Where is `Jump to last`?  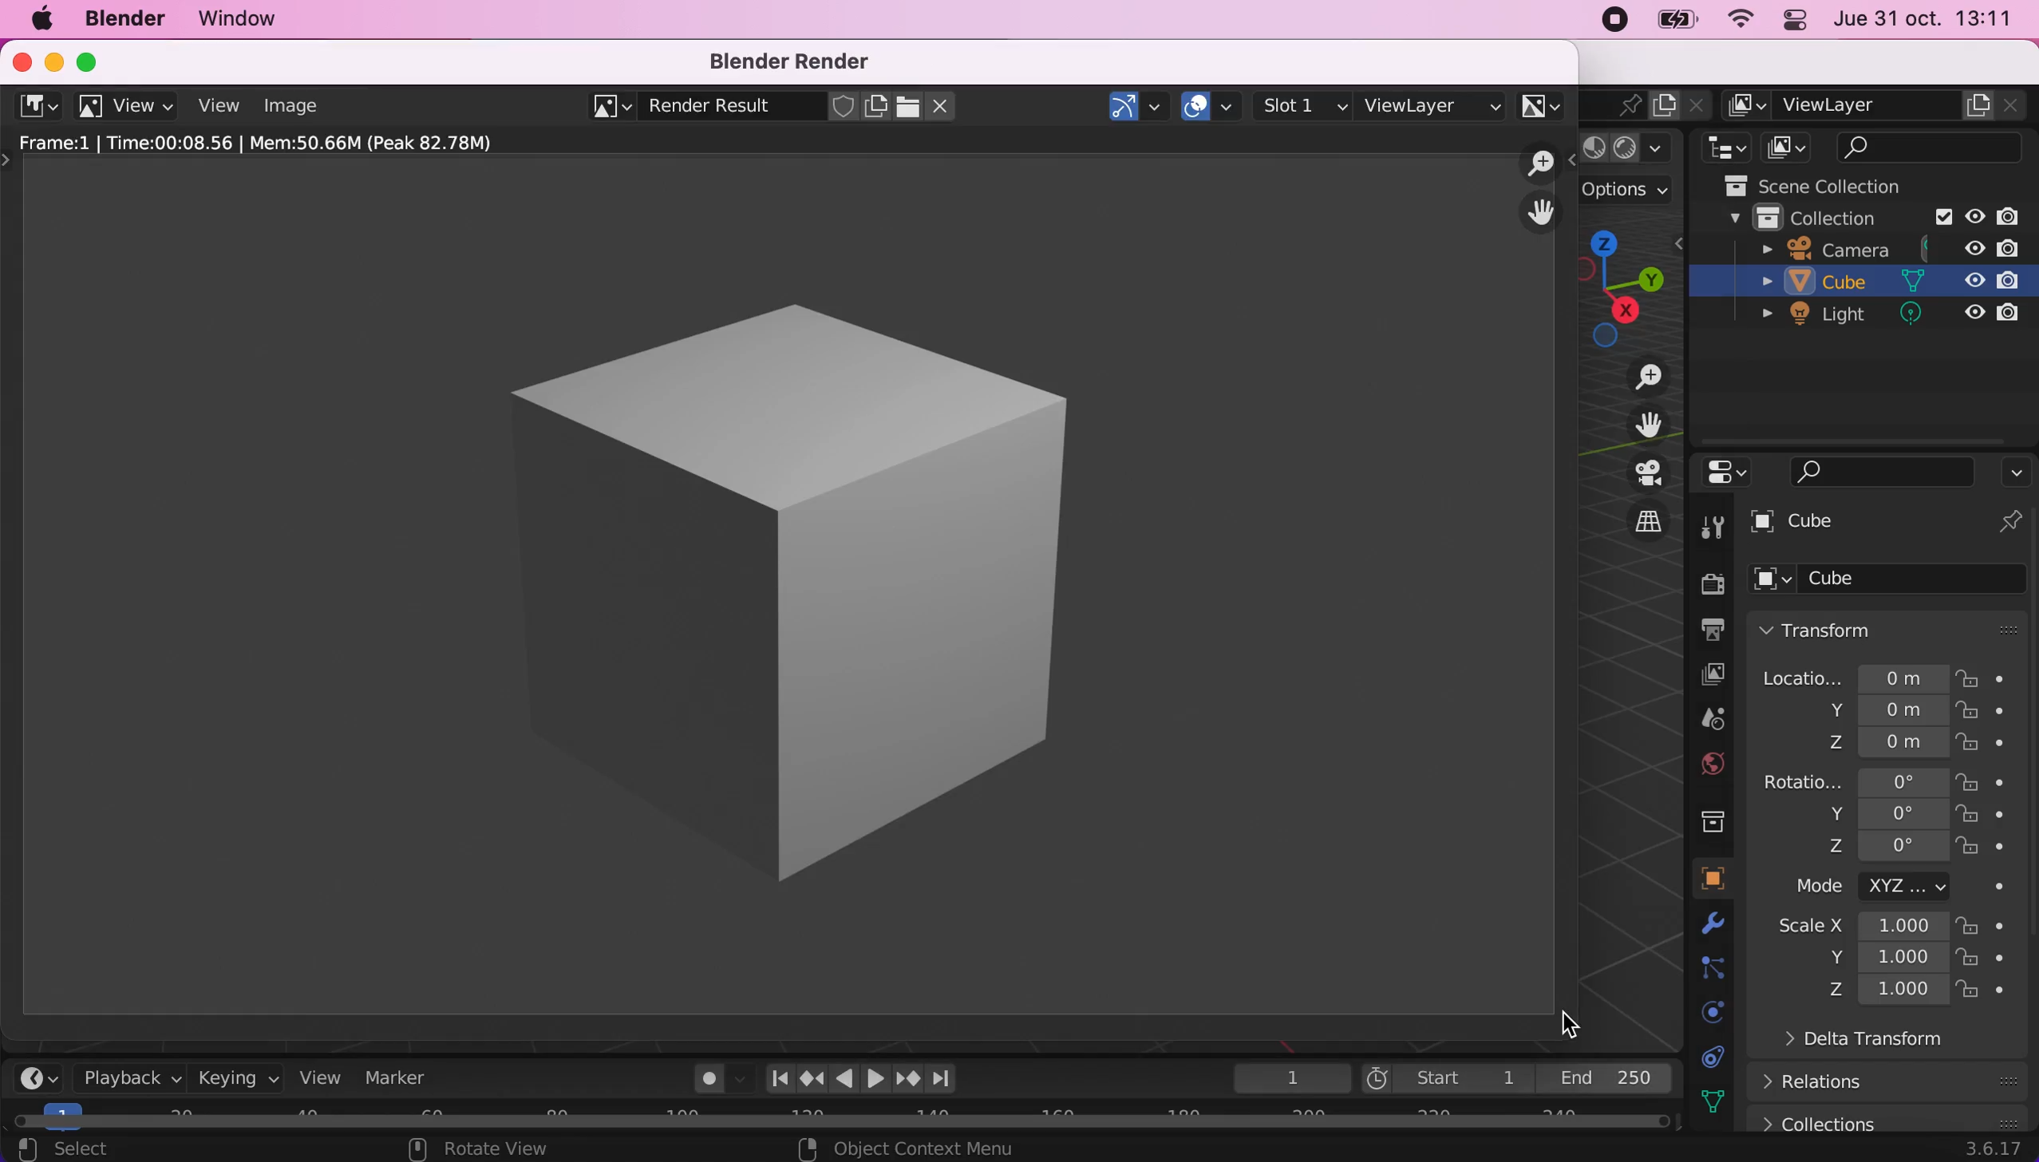
Jump to last is located at coordinates (943, 1073).